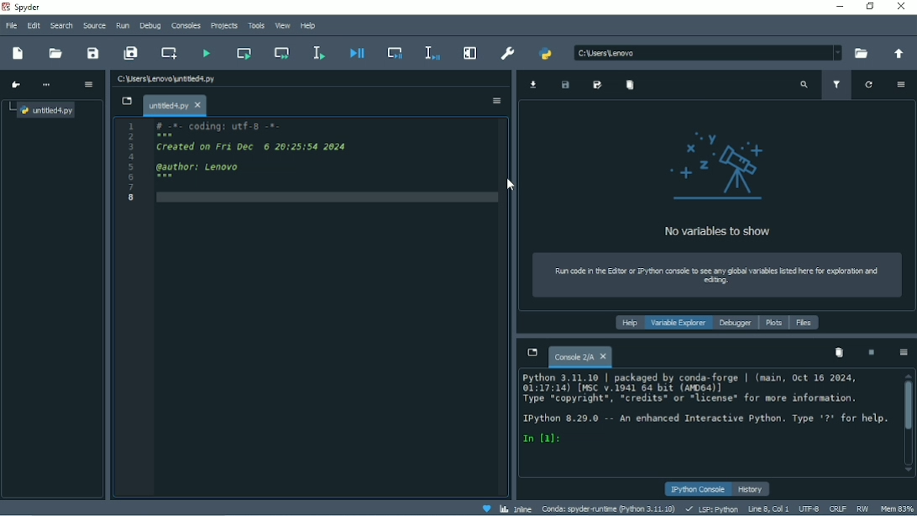 The image size is (917, 516). I want to click on Filter variables, so click(836, 85).